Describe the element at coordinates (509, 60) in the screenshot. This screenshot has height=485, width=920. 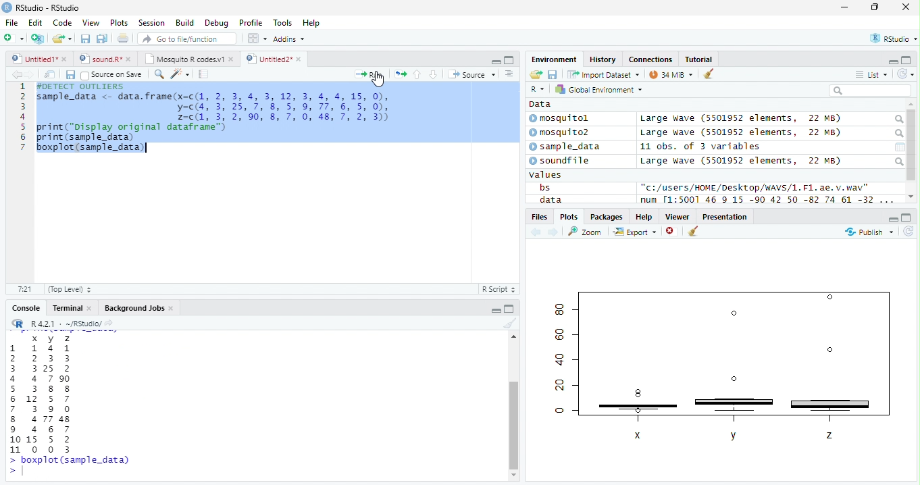
I see `Full screen` at that location.